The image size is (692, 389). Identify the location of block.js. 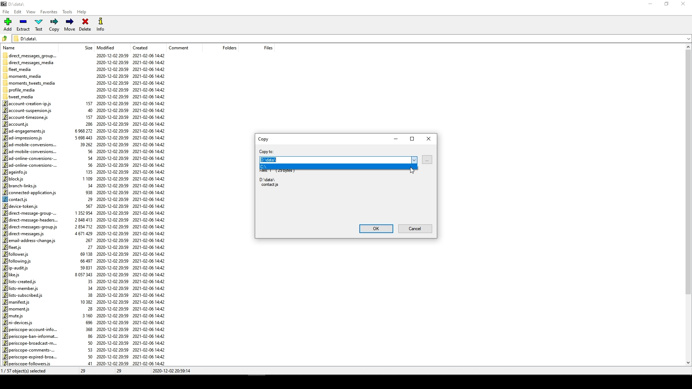
(13, 179).